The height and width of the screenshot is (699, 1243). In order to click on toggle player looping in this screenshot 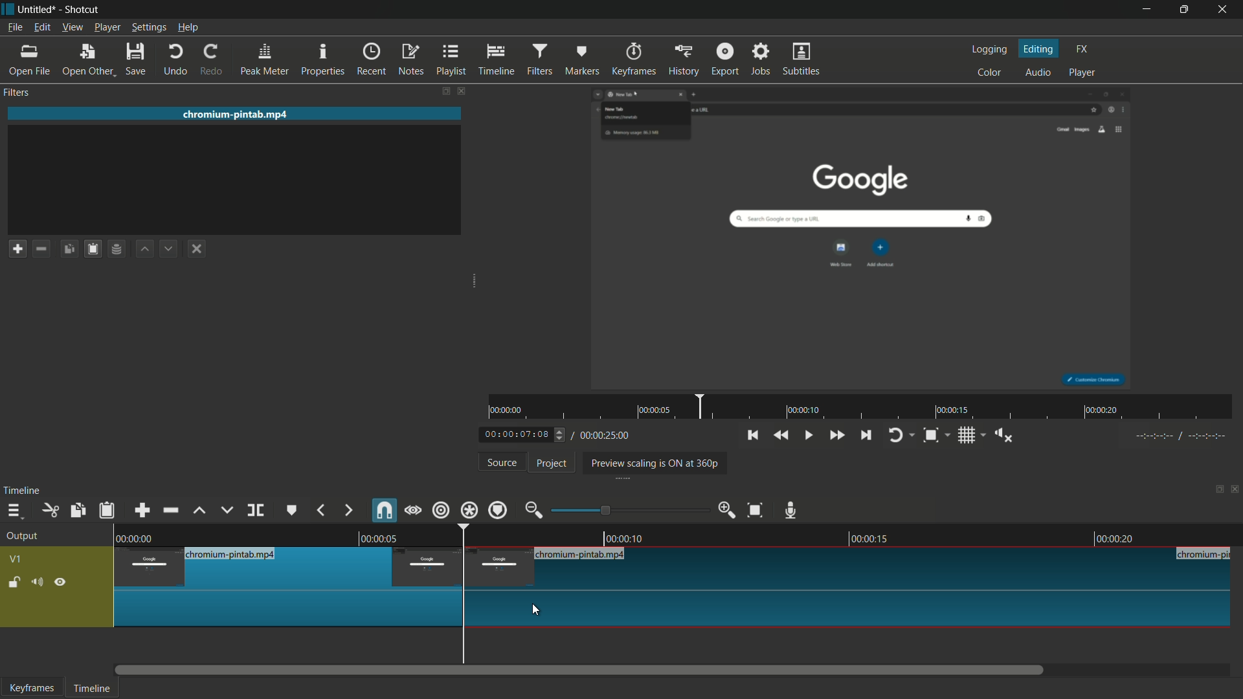, I will do `click(895, 436)`.